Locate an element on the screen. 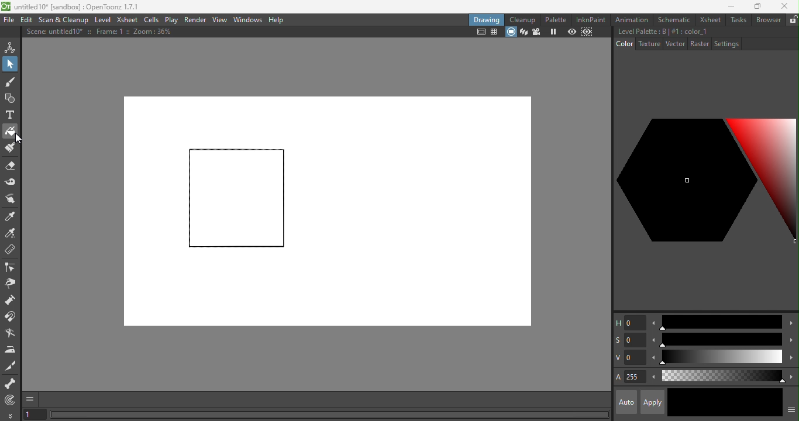 Image resolution: width=799 pixels, height=421 pixels. Animate tool is located at coordinates (12, 47).